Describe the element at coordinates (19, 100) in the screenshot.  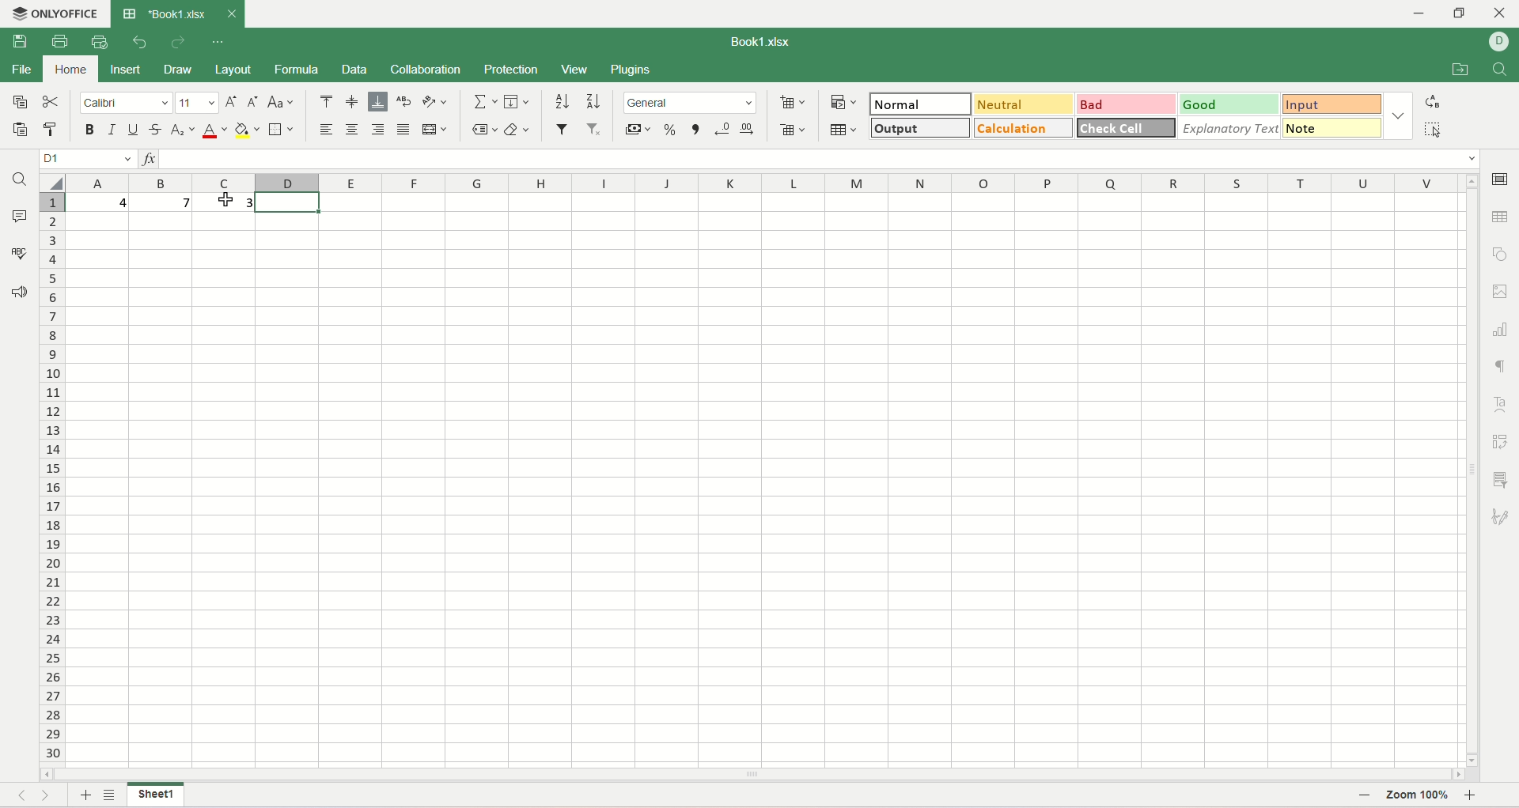
I see `copy` at that location.